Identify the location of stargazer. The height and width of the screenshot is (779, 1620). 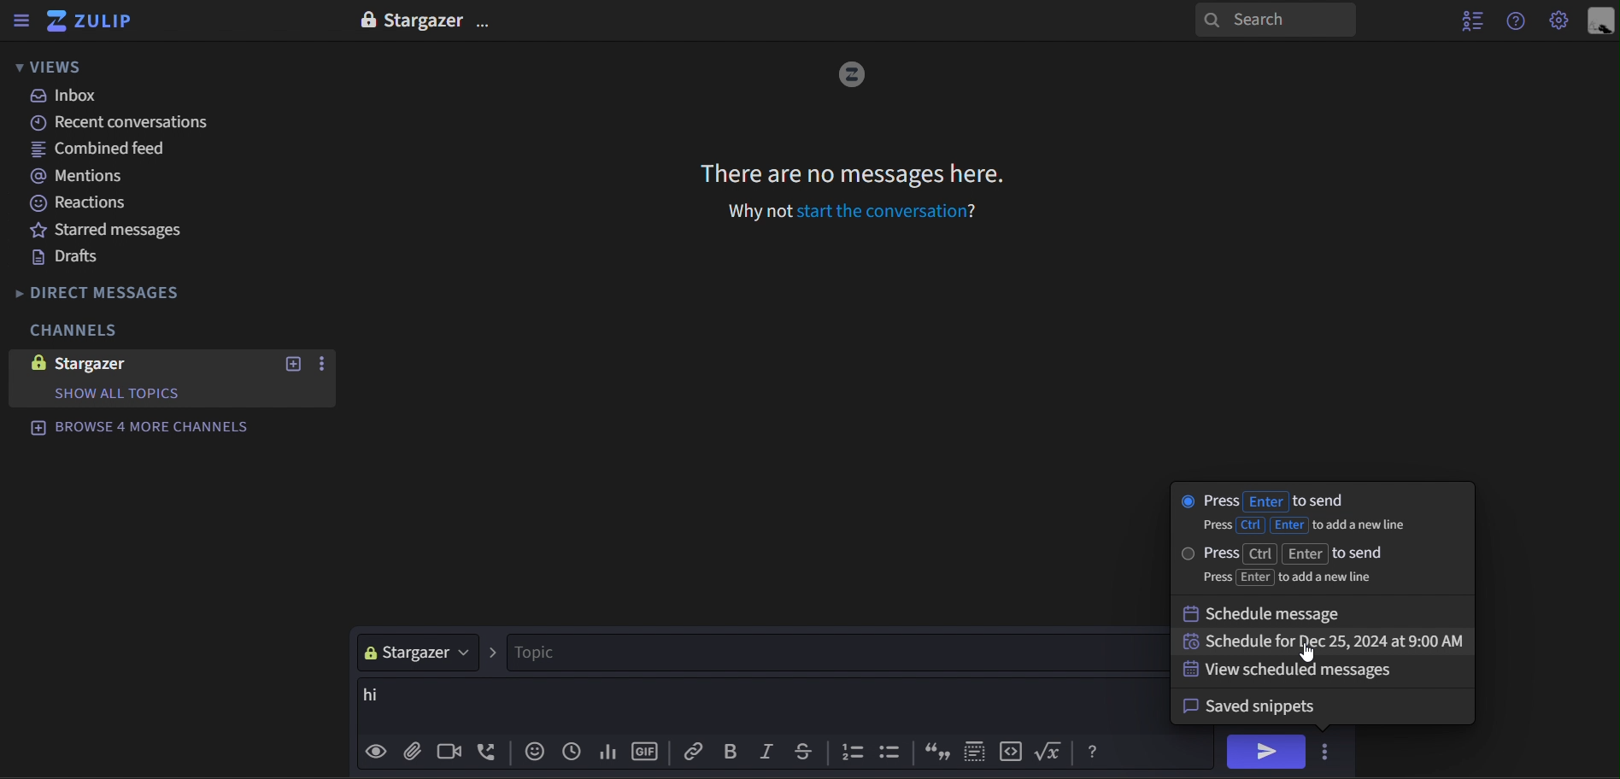
(114, 363).